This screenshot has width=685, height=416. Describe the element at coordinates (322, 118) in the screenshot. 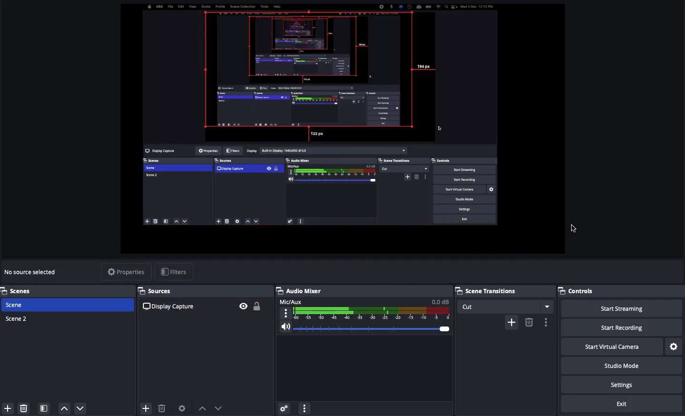

I see `Snapped to edge` at that location.